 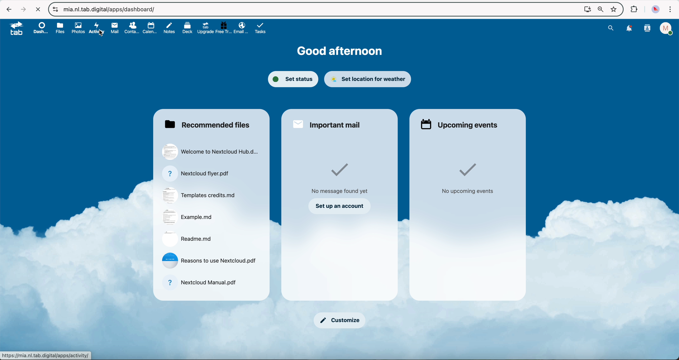 What do you see at coordinates (629, 29) in the screenshot?
I see `notifications` at bounding box center [629, 29].